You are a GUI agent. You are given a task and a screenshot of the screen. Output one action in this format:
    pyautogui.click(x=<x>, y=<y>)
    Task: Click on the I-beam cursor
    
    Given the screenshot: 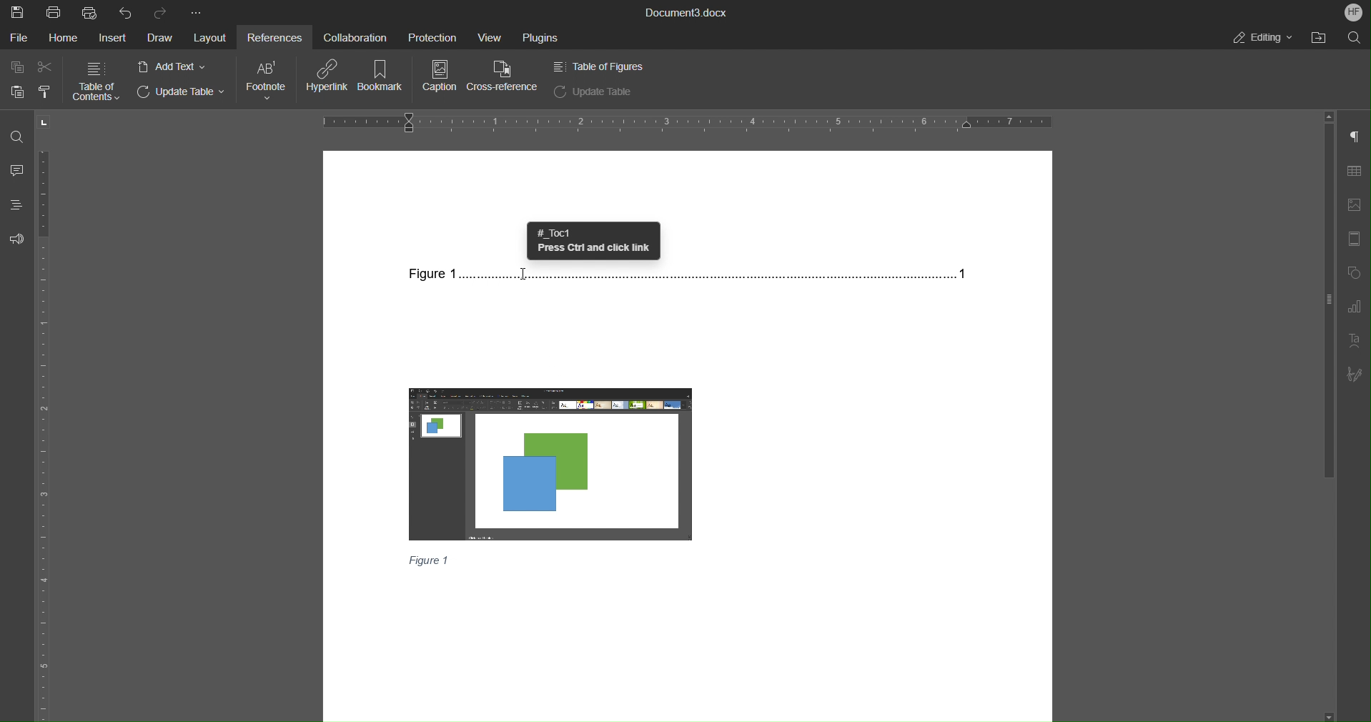 What is the action you would take?
    pyautogui.click(x=526, y=279)
    